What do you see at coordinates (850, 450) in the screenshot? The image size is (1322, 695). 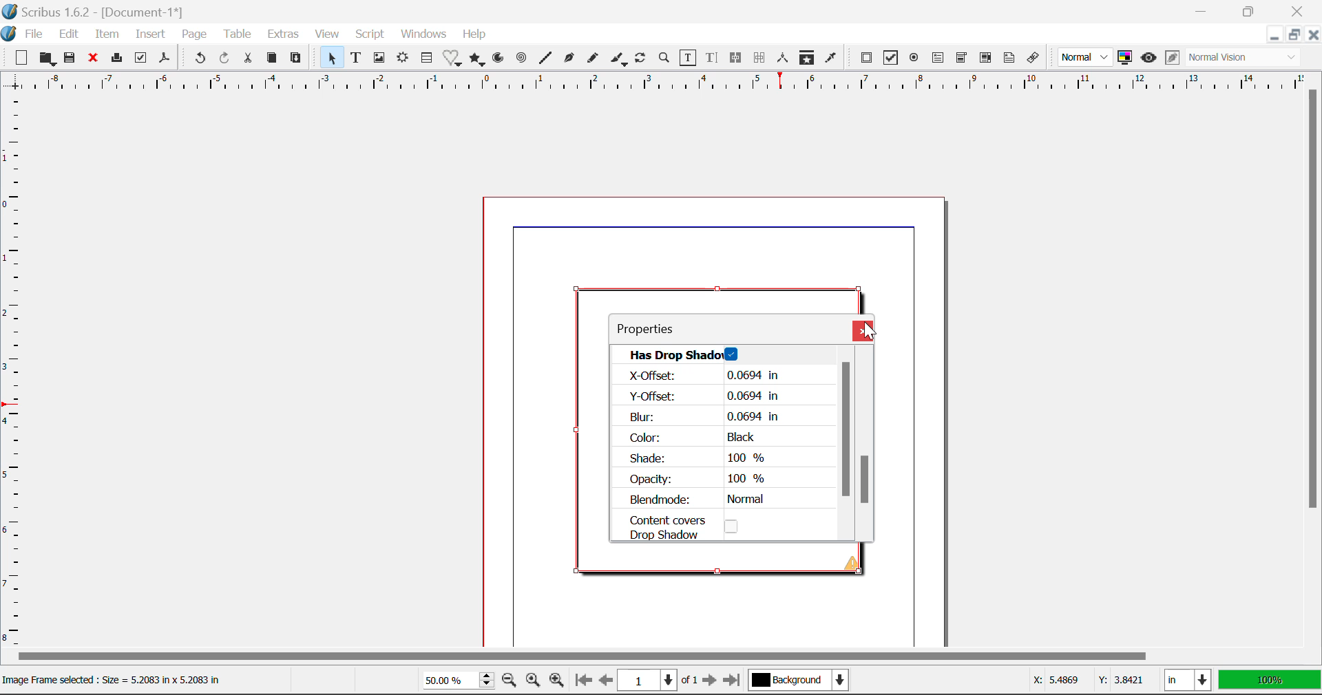 I see `Scroll Bar` at bounding box center [850, 450].